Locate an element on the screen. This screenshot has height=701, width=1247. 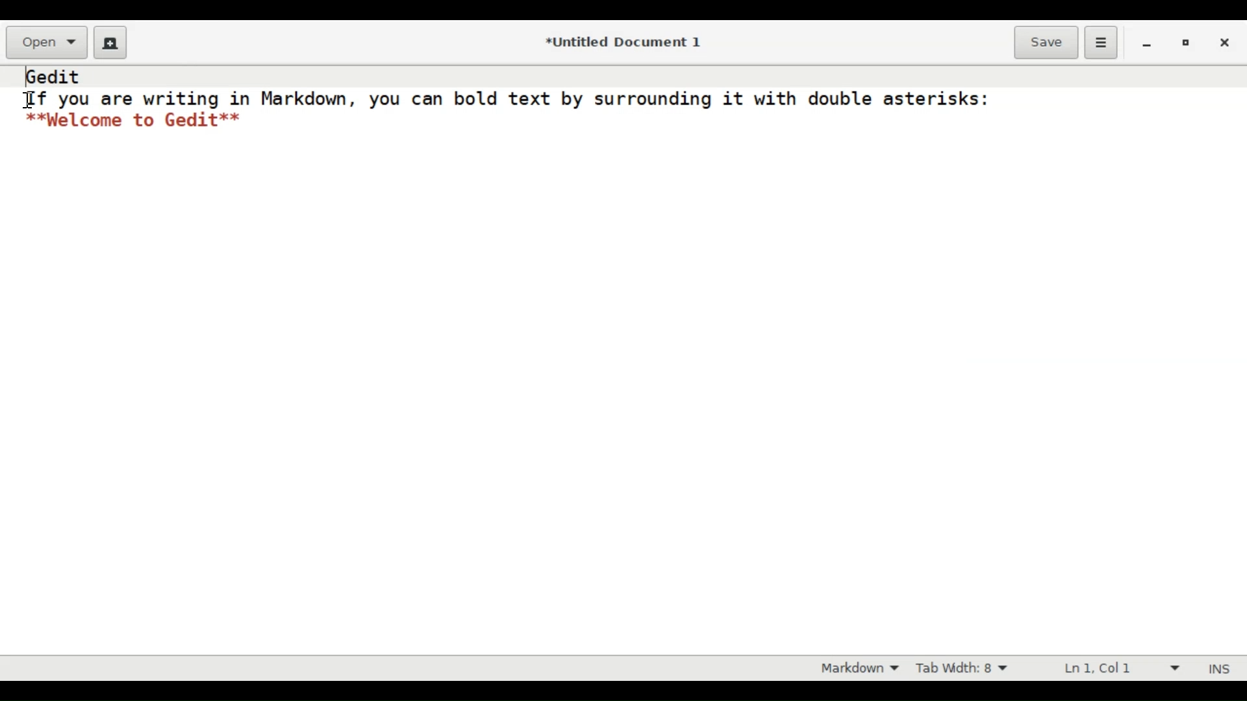
INS is located at coordinates (1222, 669).